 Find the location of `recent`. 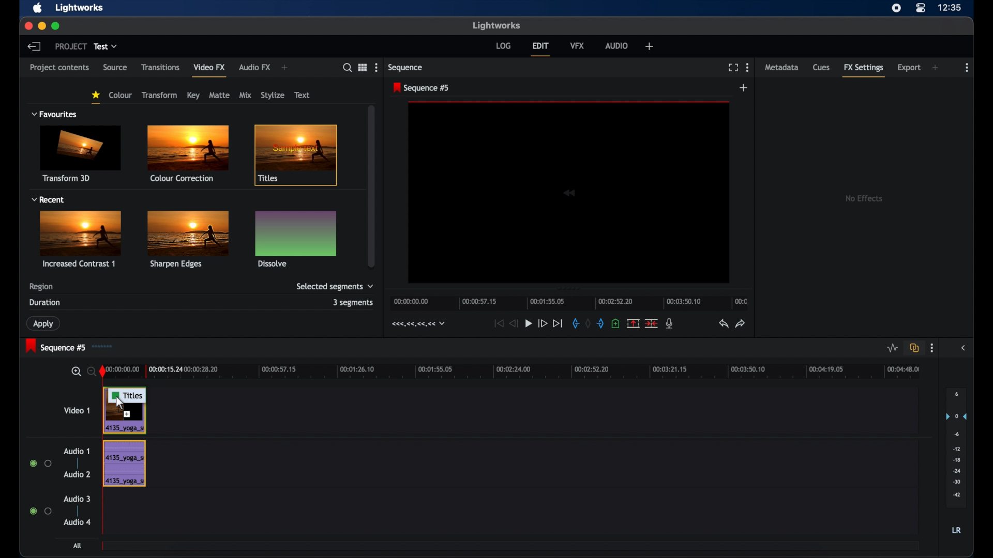

recent is located at coordinates (48, 199).